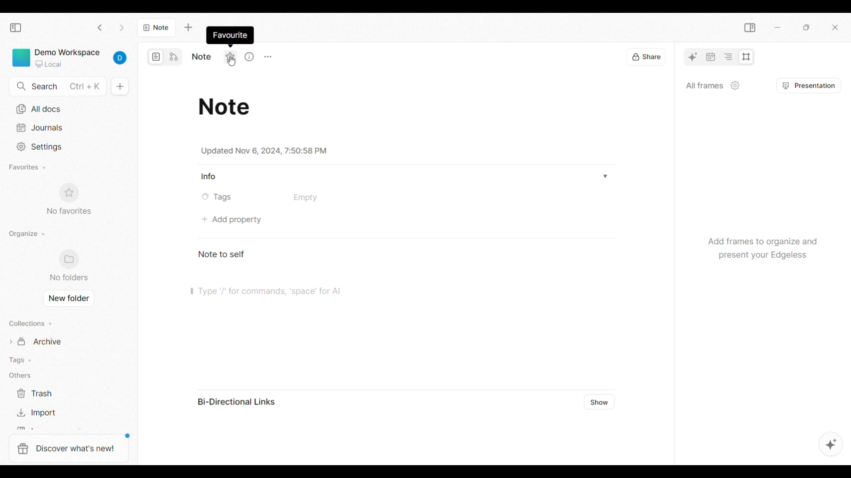 This screenshot has width=851, height=478. I want to click on No Favorites, so click(69, 198).